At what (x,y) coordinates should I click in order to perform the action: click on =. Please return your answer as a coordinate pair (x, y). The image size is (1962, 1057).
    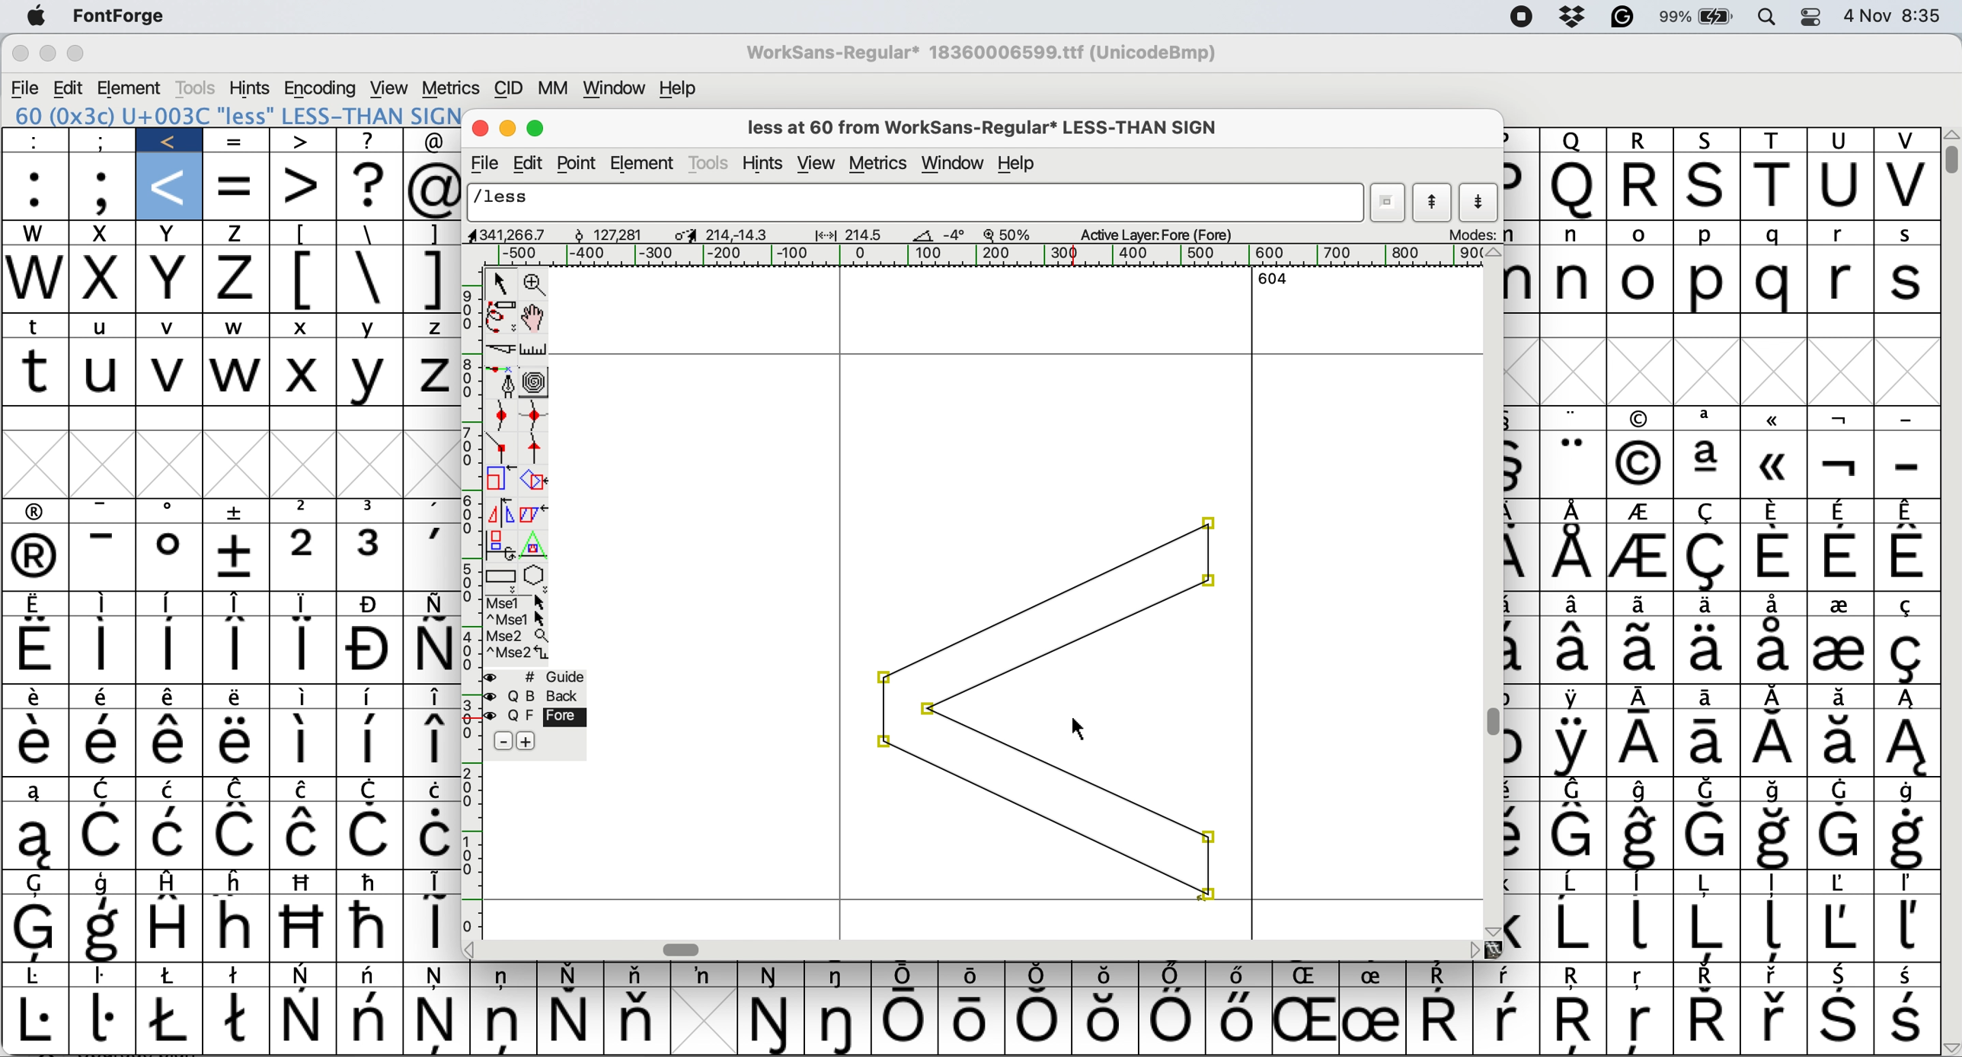
    Looking at the image, I should click on (238, 185).